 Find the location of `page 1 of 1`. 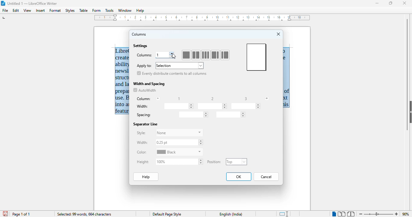

page 1 of 1 is located at coordinates (21, 214).